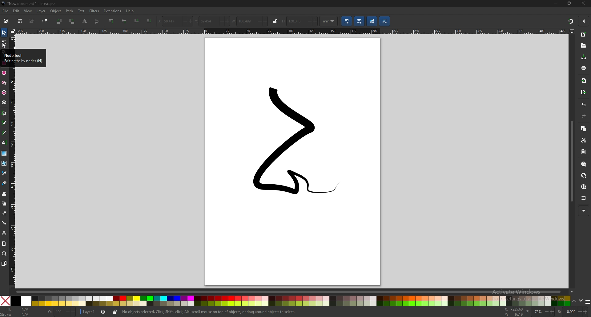 This screenshot has width=591, height=317. Describe the element at coordinates (15, 315) in the screenshot. I see `stroke` at that location.